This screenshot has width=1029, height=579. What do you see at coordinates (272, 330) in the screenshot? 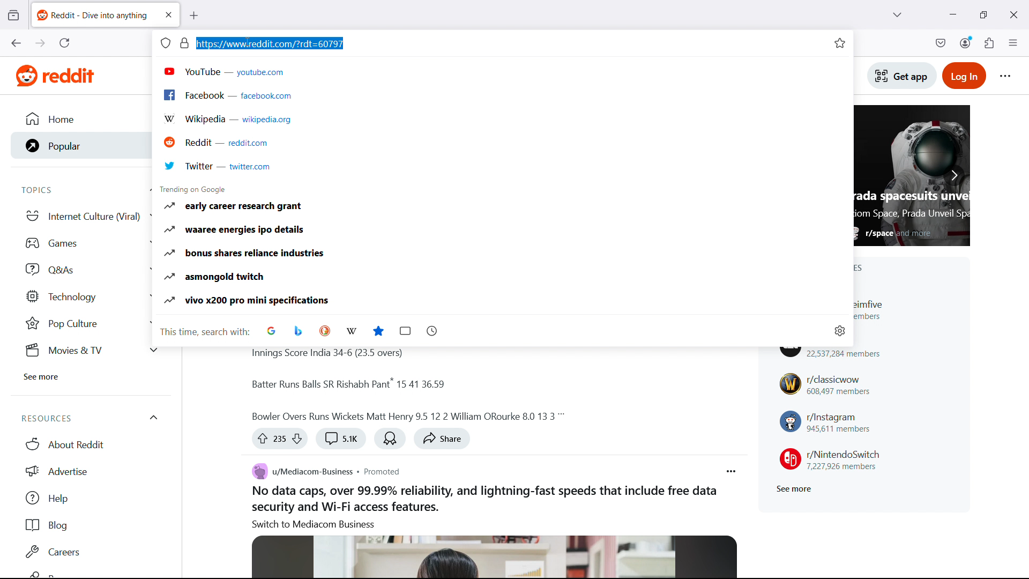
I see `Choose Google` at bounding box center [272, 330].